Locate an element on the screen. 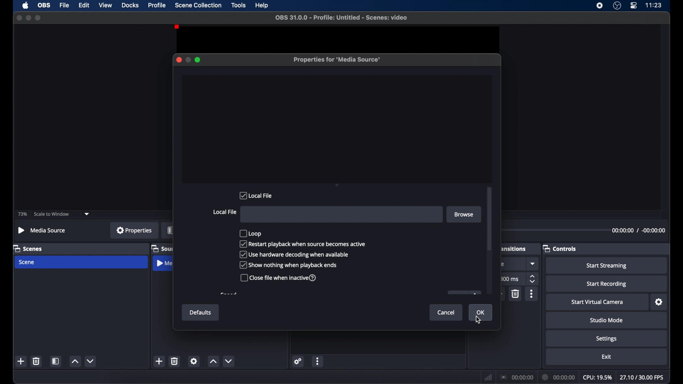  minimize is located at coordinates (28, 18).